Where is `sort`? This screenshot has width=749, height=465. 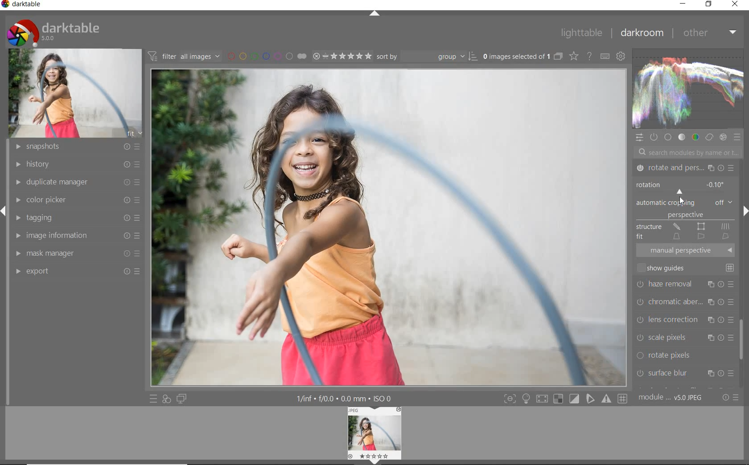 sort is located at coordinates (427, 56).